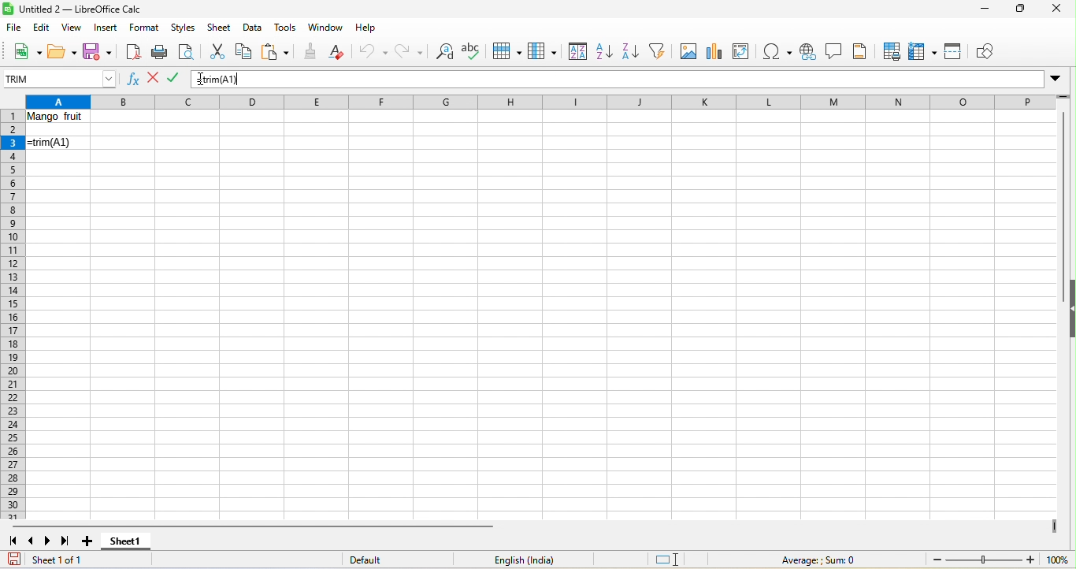  Describe the element at coordinates (1053, 12) in the screenshot. I see `close` at that location.